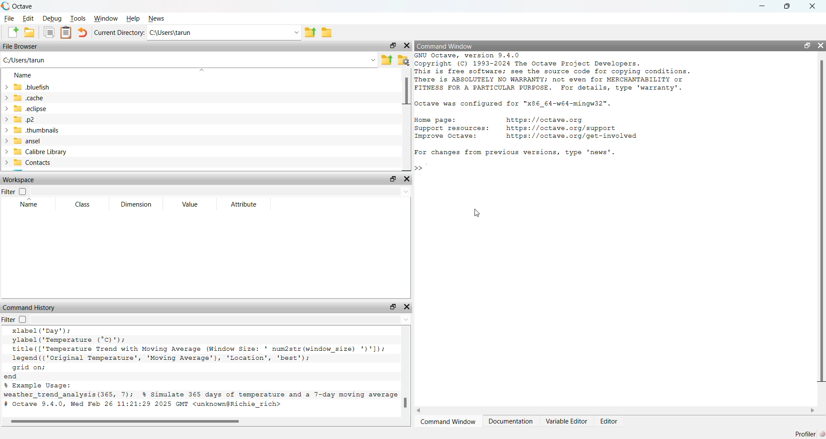  Describe the element at coordinates (404, 180) in the screenshot. I see `close` at that location.